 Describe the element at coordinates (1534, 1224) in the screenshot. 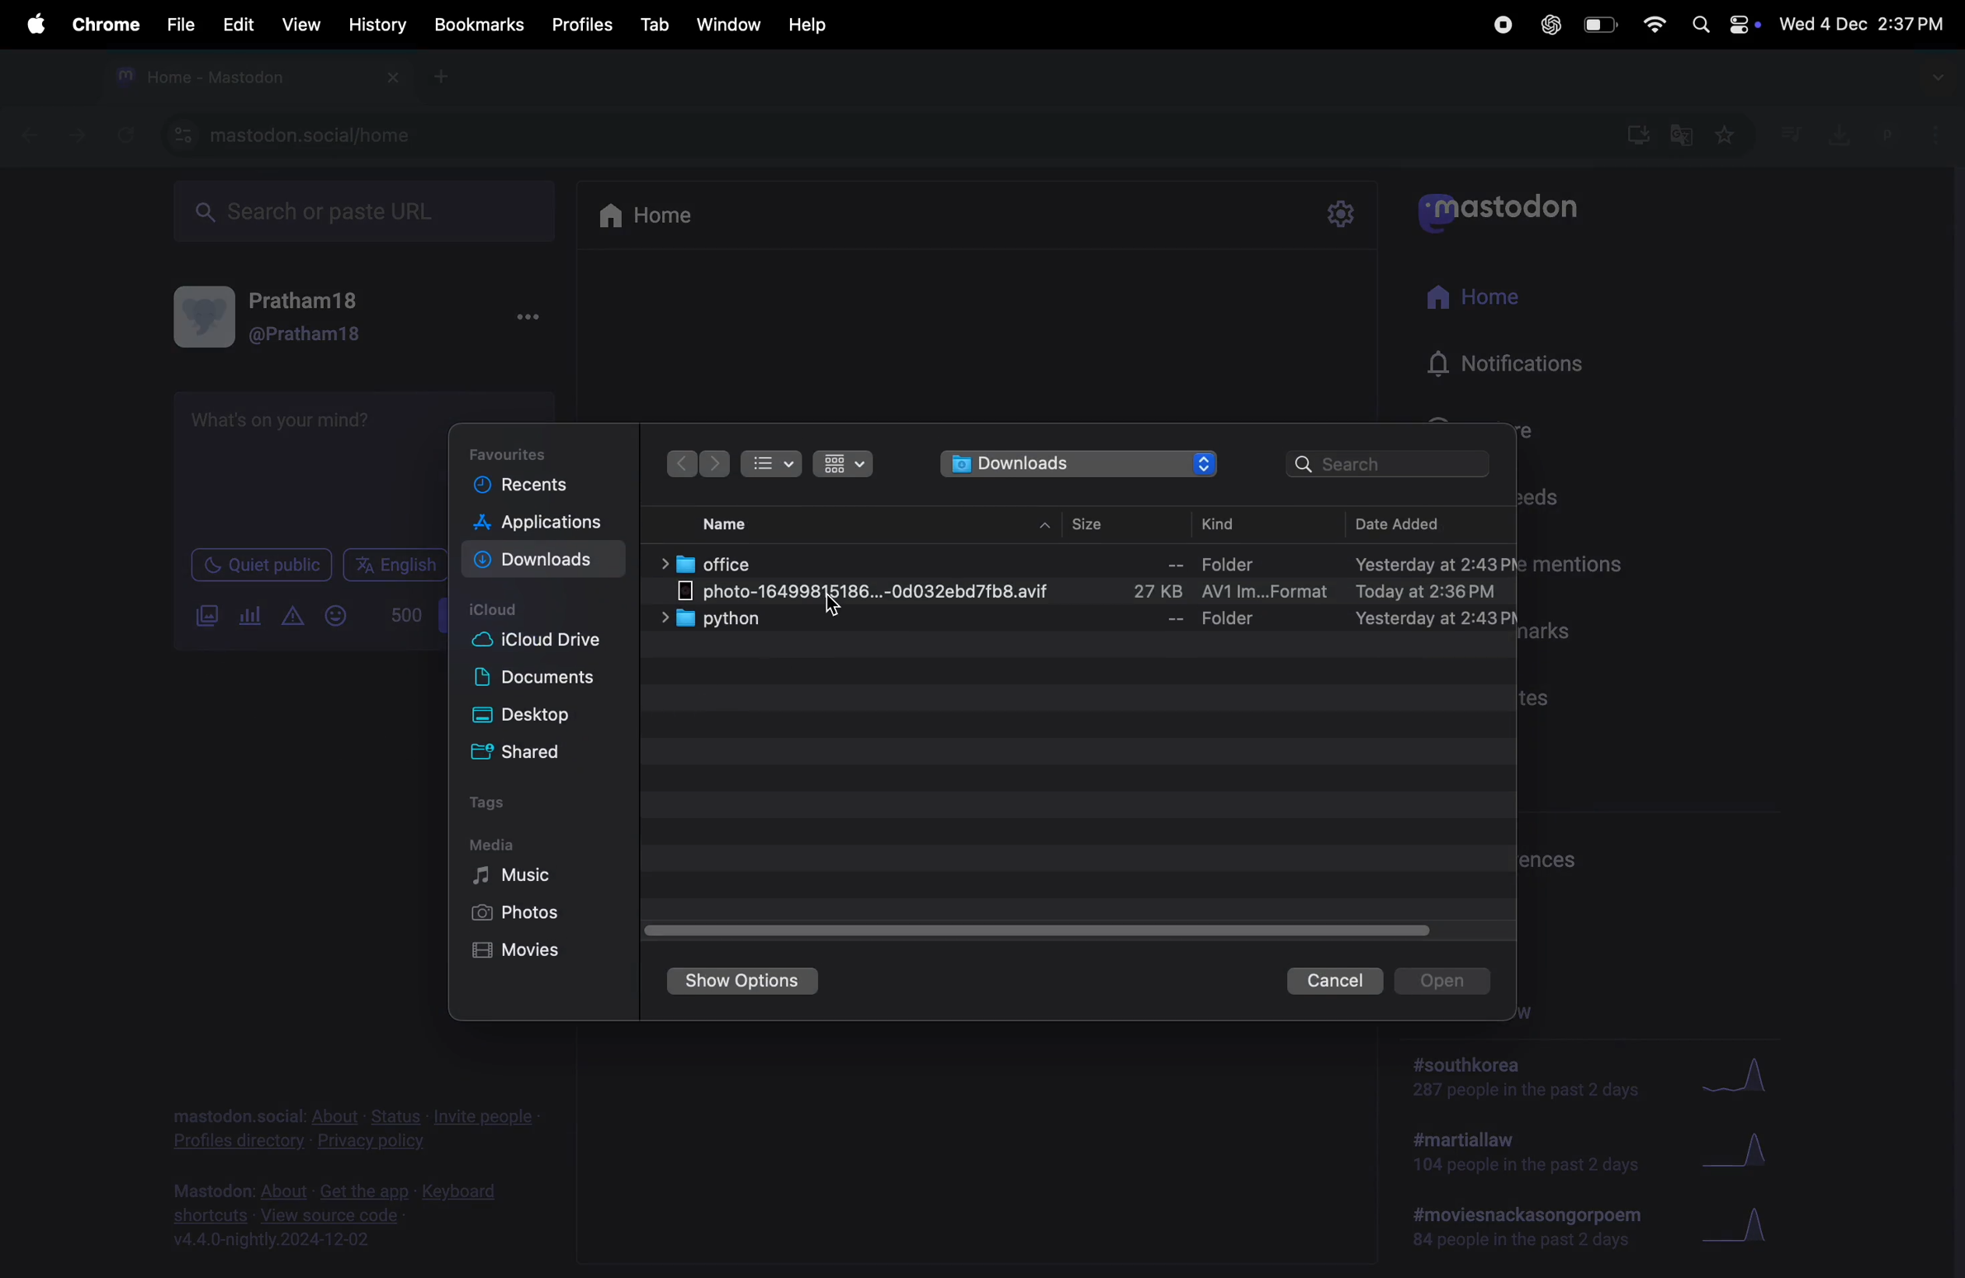

I see `#moviessnackand poem` at that location.